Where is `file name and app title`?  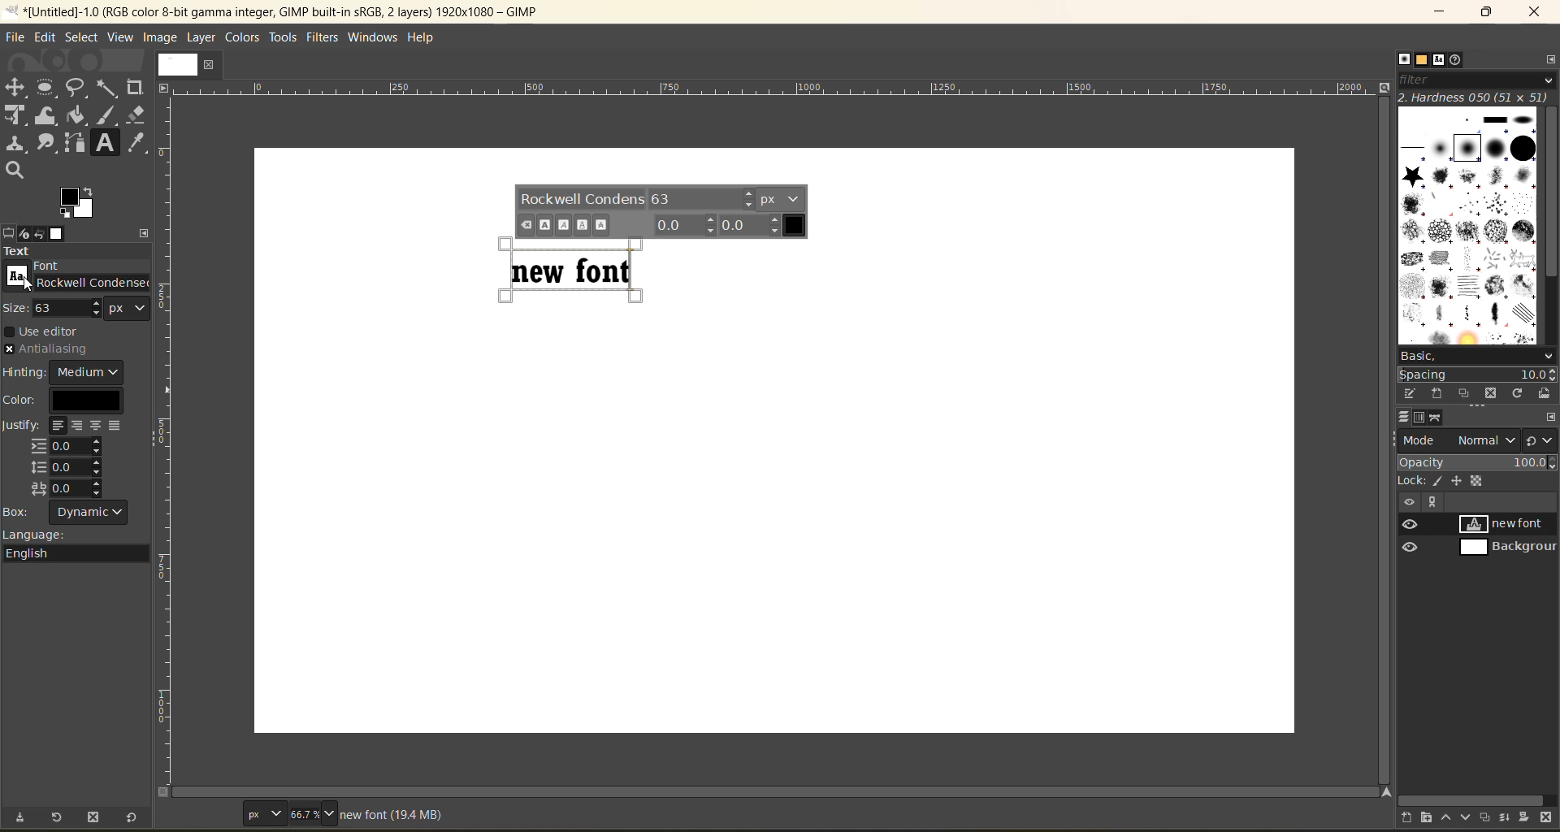
file name and app title is located at coordinates (308, 15).